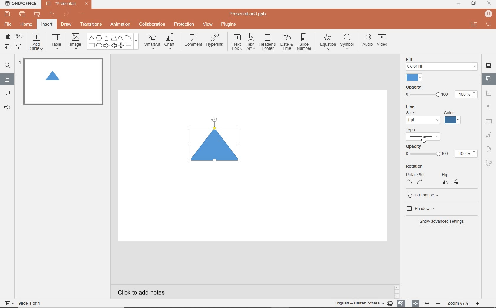  Describe the element at coordinates (8, 13) in the screenshot. I see `SAVE` at that location.